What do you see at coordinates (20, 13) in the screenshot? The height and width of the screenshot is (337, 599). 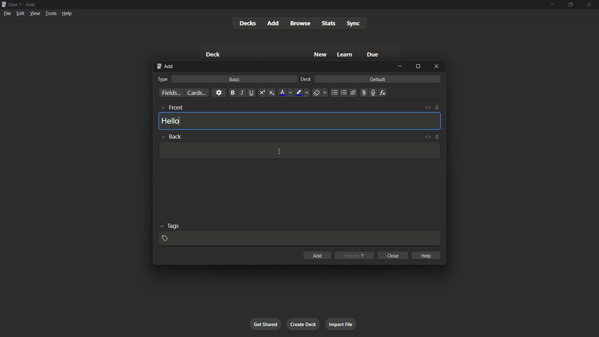 I see `edit menu` at bounding box center [20, 13].